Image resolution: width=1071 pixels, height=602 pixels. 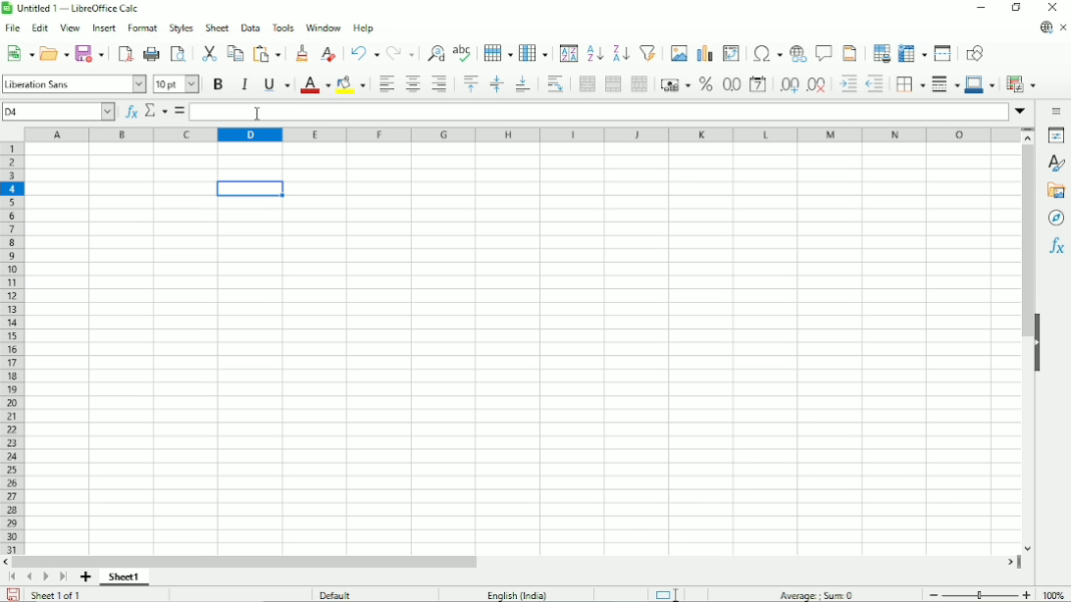 What do you see at coordinates (1022, 111) in the screenshot?
I see `Expand formula bar` at bounding box center [1022, 111].